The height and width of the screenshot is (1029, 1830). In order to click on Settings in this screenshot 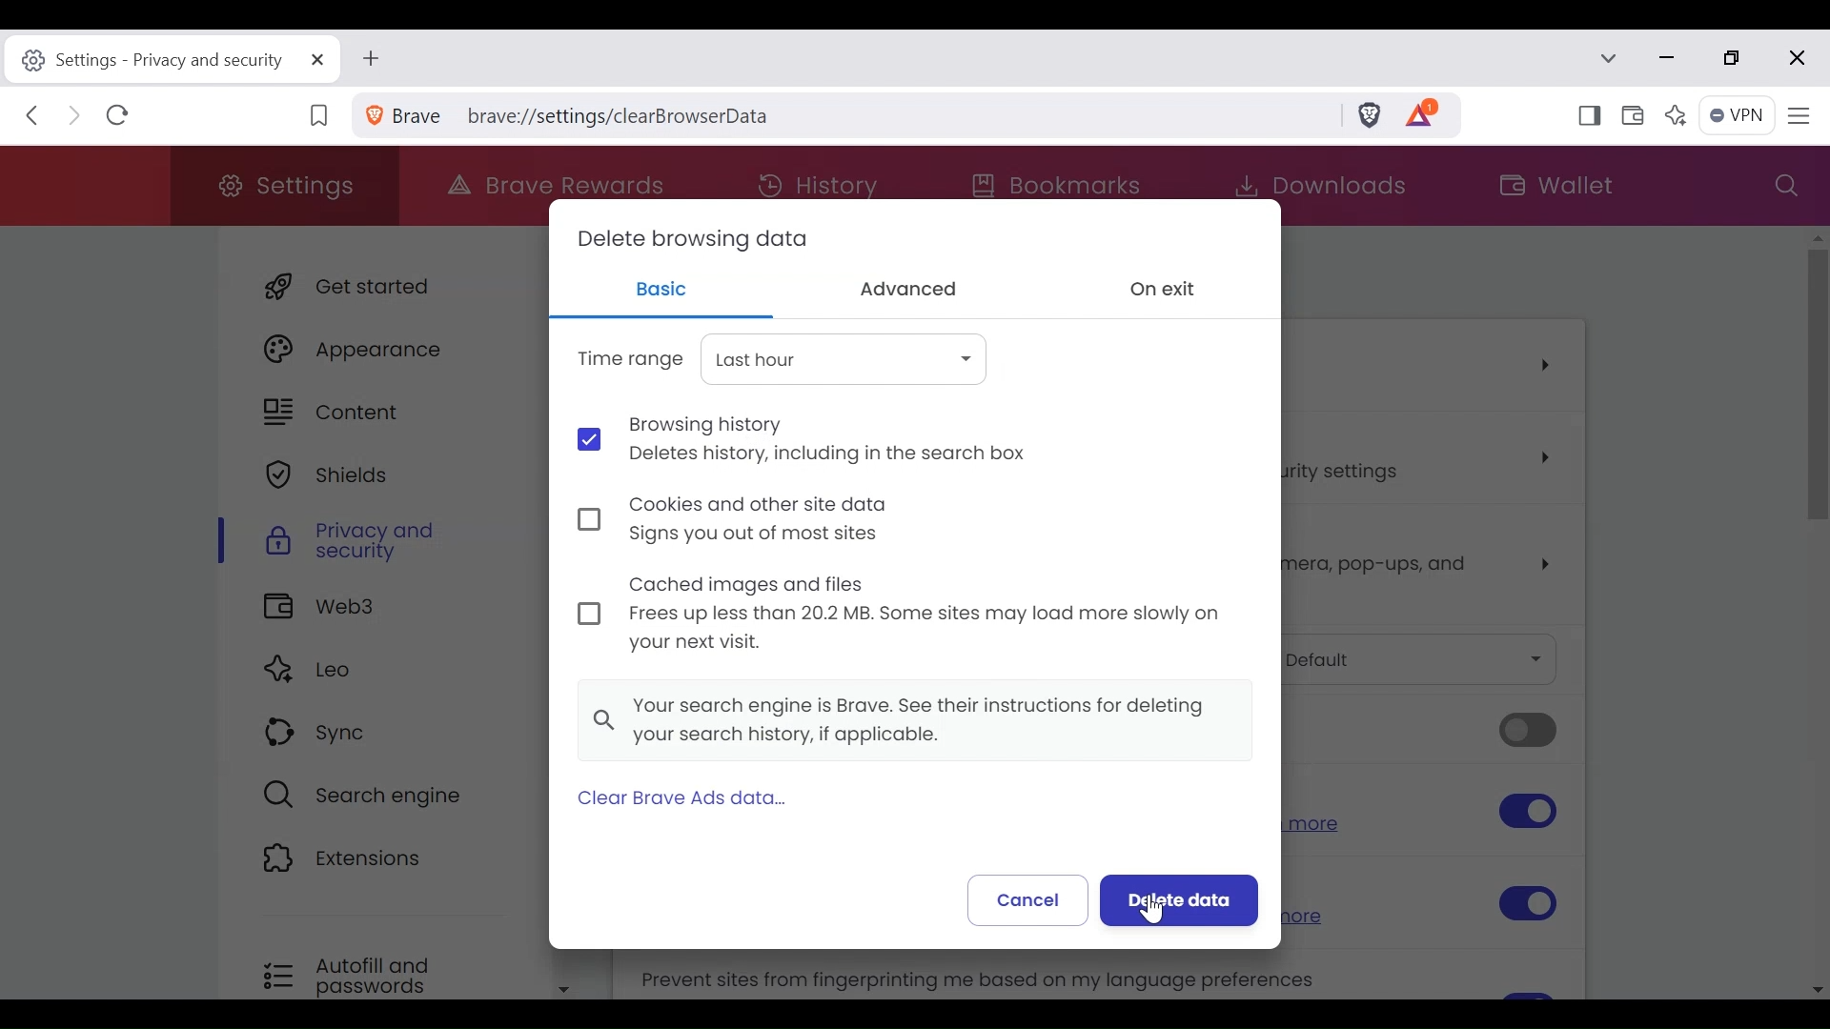, I will do `click(287, 185)`.